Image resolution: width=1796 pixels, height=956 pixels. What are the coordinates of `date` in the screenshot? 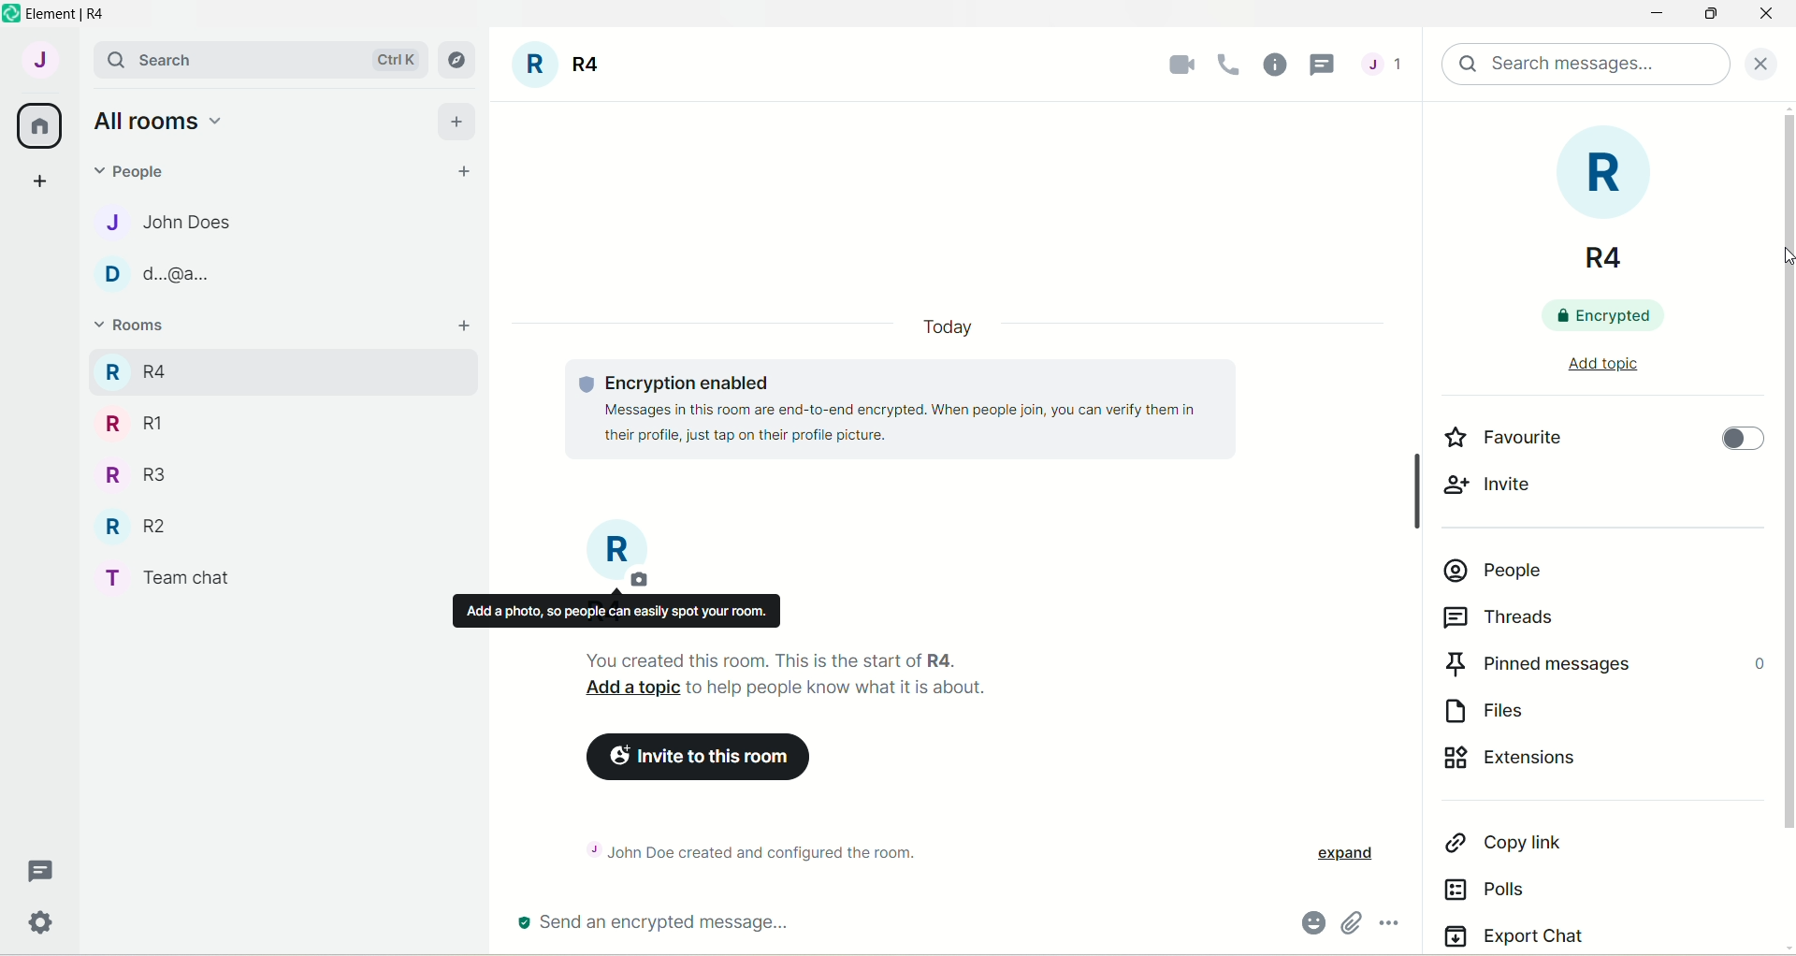 It's located at (947, 327).